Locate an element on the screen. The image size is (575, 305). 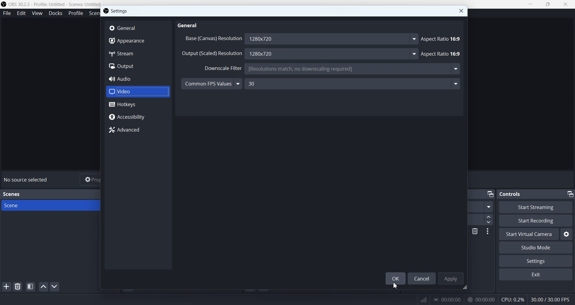
Minimize is located at coordinates (570, 193).